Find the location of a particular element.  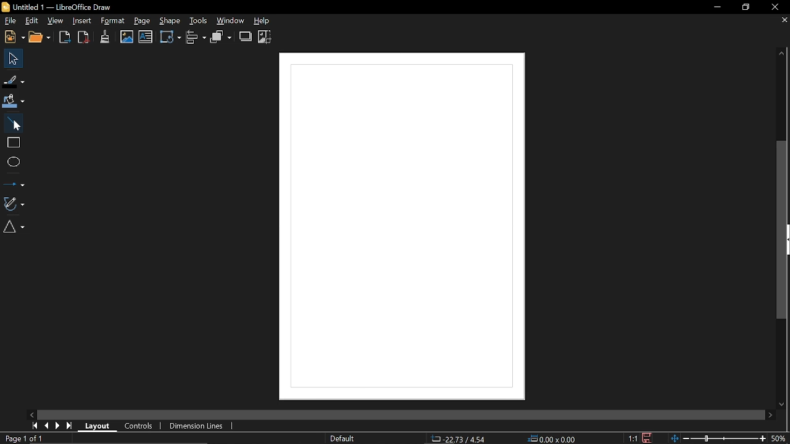

Curves and polygons is located at coordinates (14, 203).